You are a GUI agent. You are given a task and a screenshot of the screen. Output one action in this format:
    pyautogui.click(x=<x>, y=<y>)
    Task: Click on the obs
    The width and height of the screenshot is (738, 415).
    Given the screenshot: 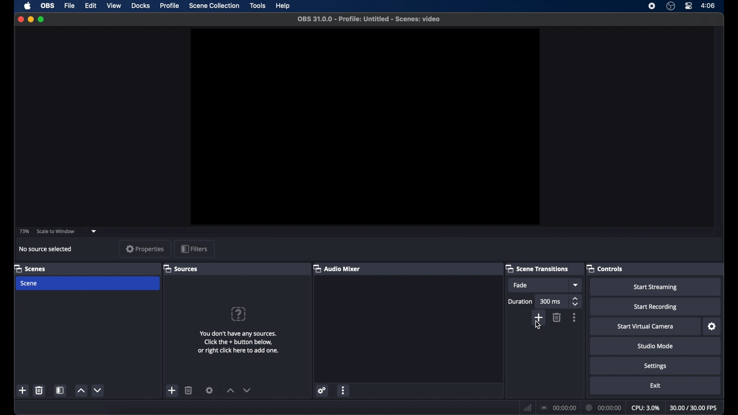 What is the action you would take?
    pyautogui.click(x=47, y=6)
    